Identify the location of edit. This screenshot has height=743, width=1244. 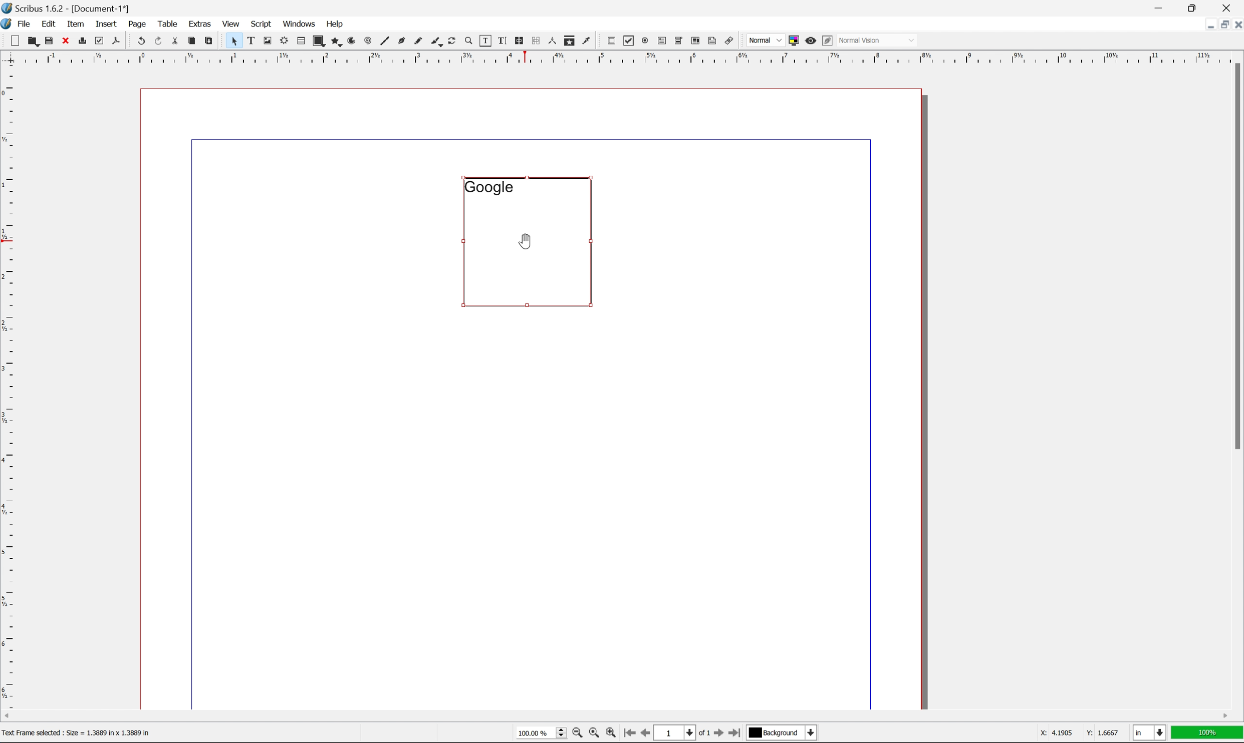
(50, 24).